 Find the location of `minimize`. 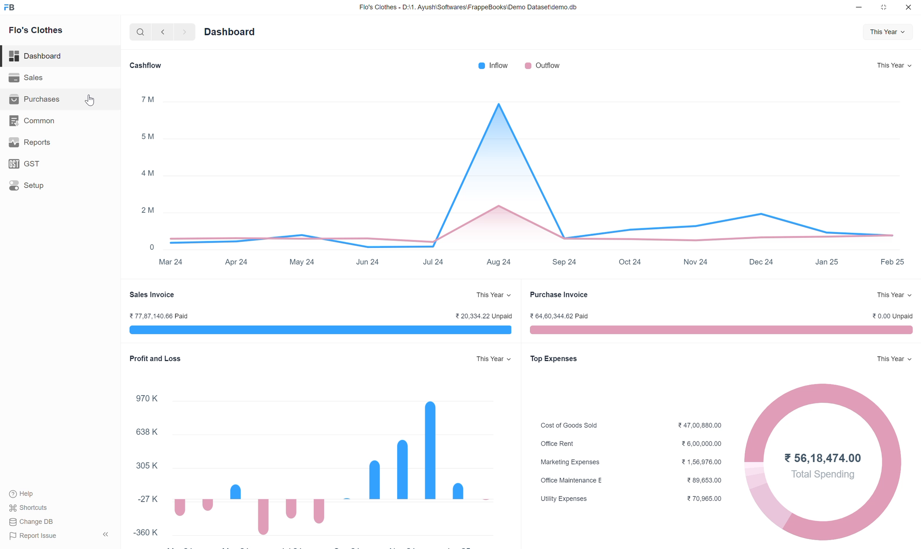

minimize is located at coordinates (860, 8).